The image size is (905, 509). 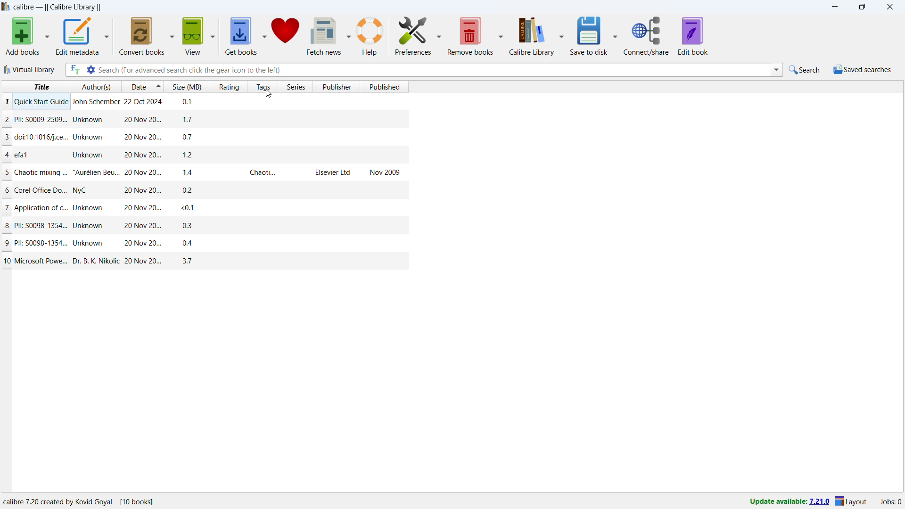 What do you see at coordinates (647, 36) in the screenshot?
I see `connect/share` at bounding box center [647, 36].